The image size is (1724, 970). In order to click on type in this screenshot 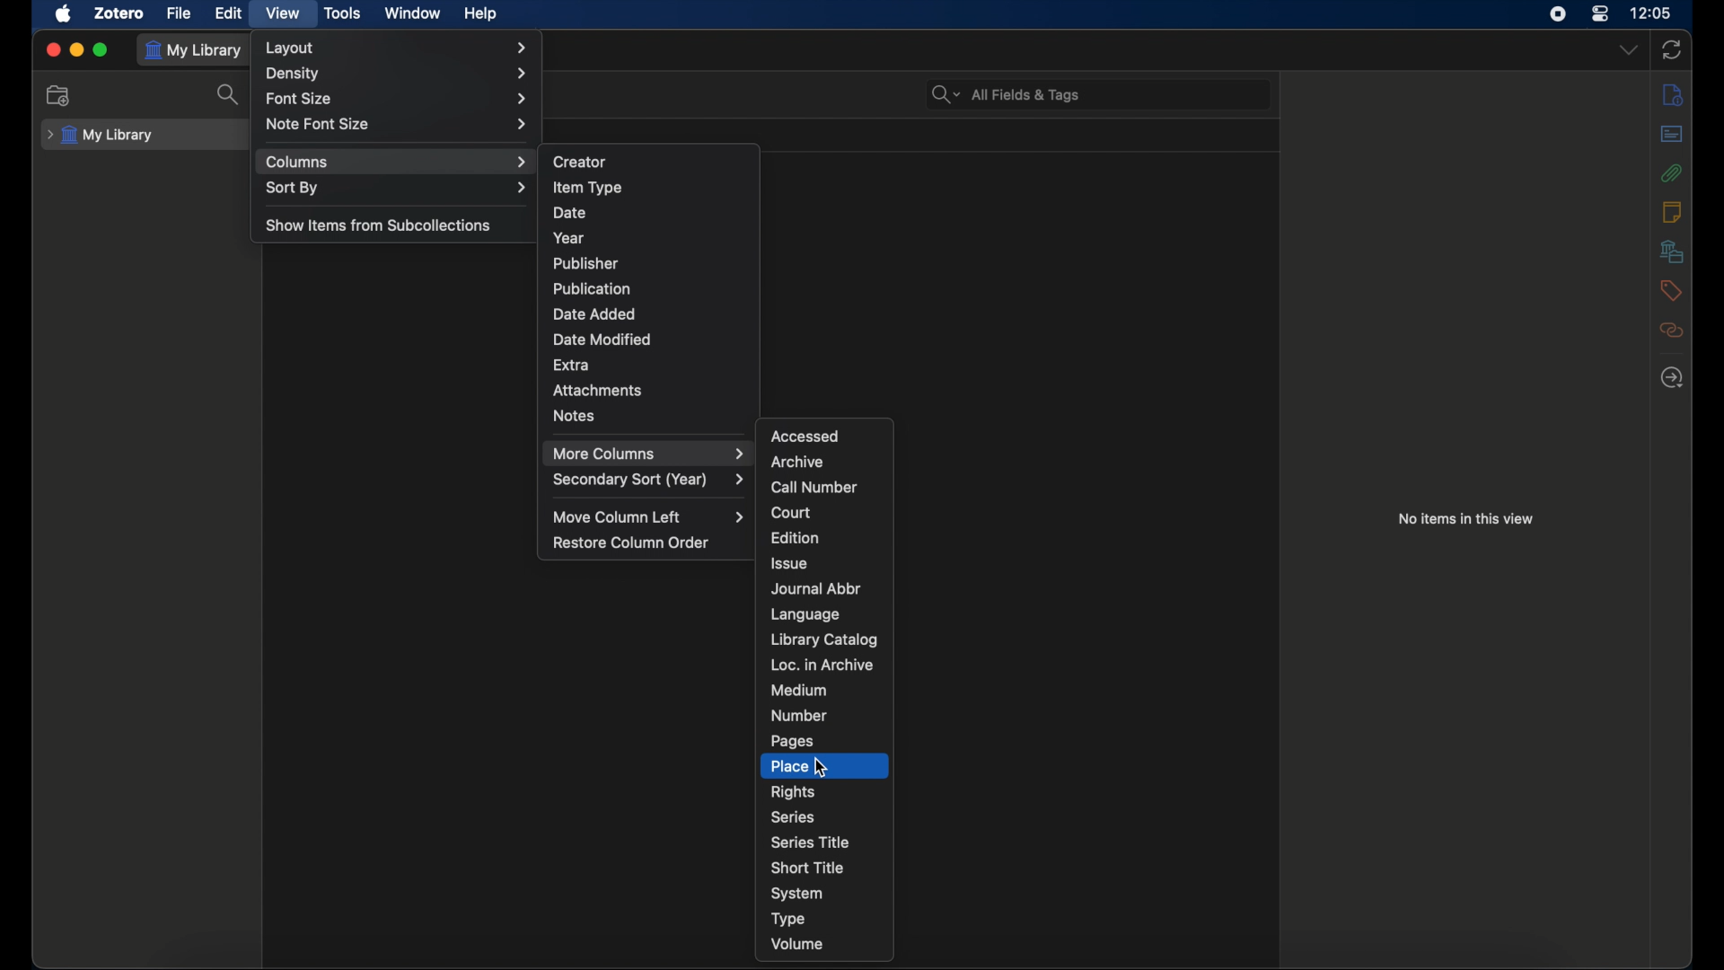, I will do `click(788, 919)`.